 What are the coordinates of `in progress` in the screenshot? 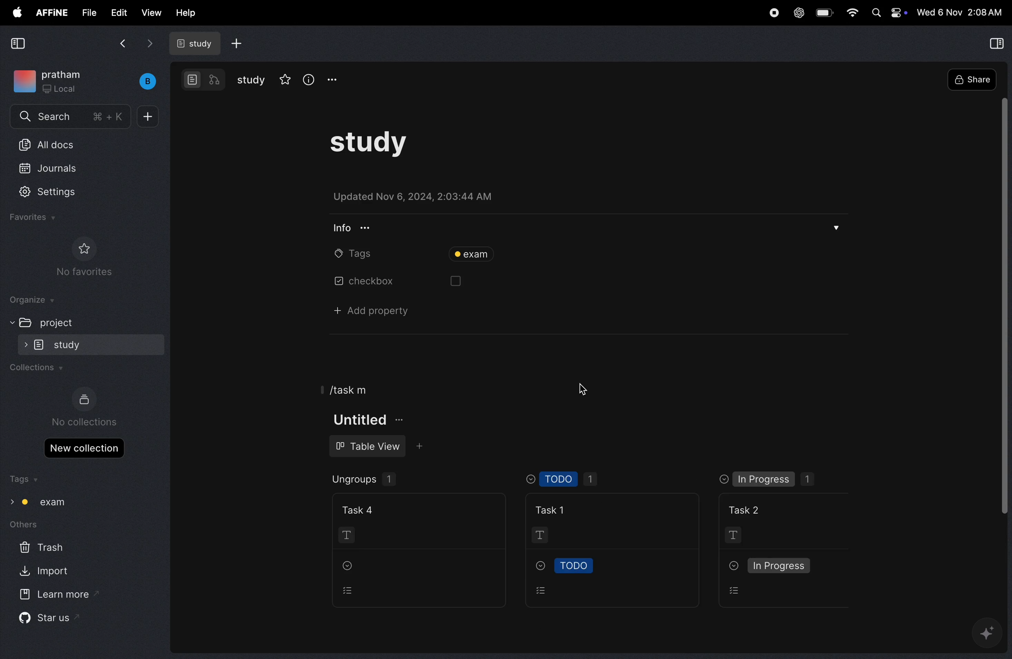 It's located at (783, 565).